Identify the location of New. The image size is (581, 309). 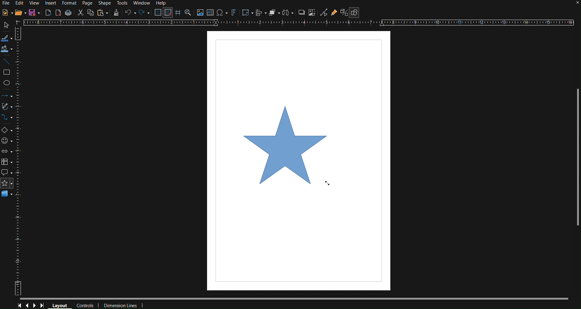
(7, 13).